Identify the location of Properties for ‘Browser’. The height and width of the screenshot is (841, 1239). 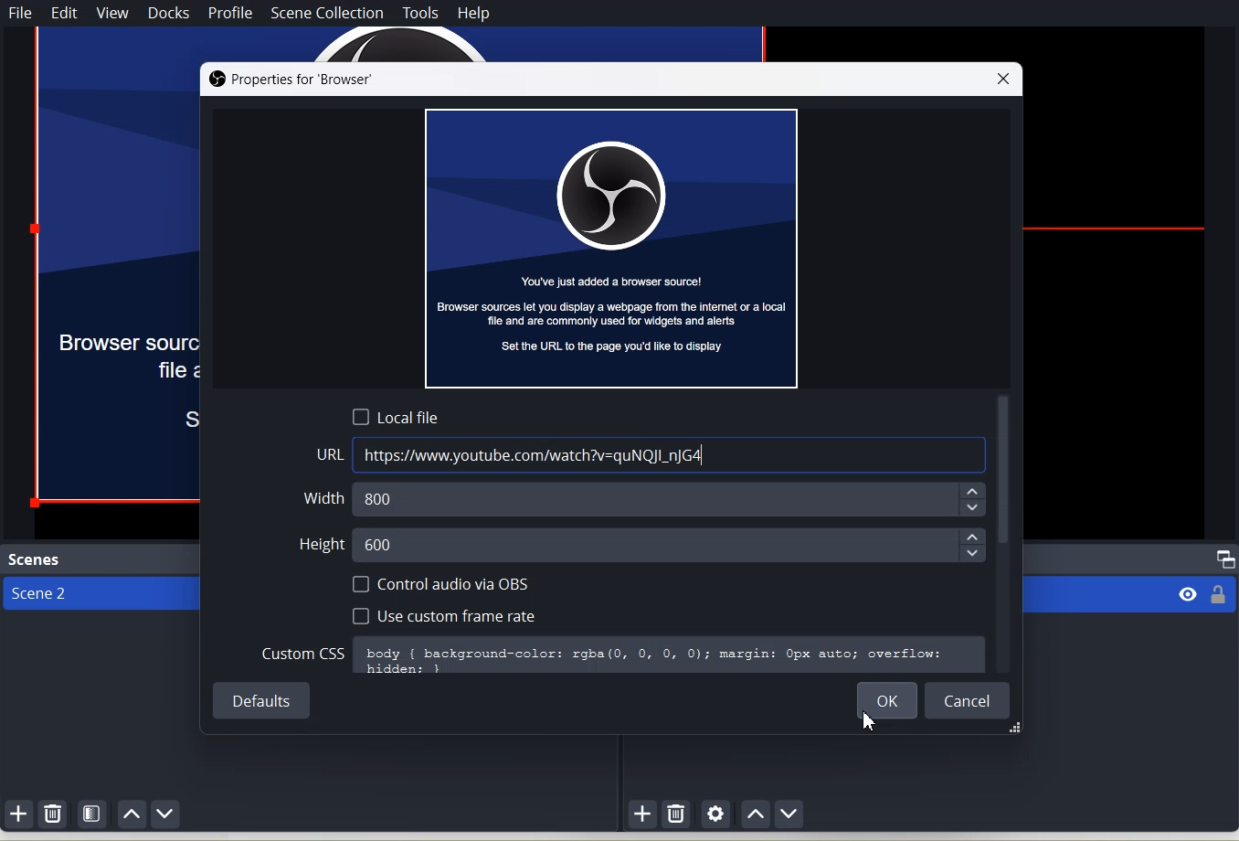
(296, 80).